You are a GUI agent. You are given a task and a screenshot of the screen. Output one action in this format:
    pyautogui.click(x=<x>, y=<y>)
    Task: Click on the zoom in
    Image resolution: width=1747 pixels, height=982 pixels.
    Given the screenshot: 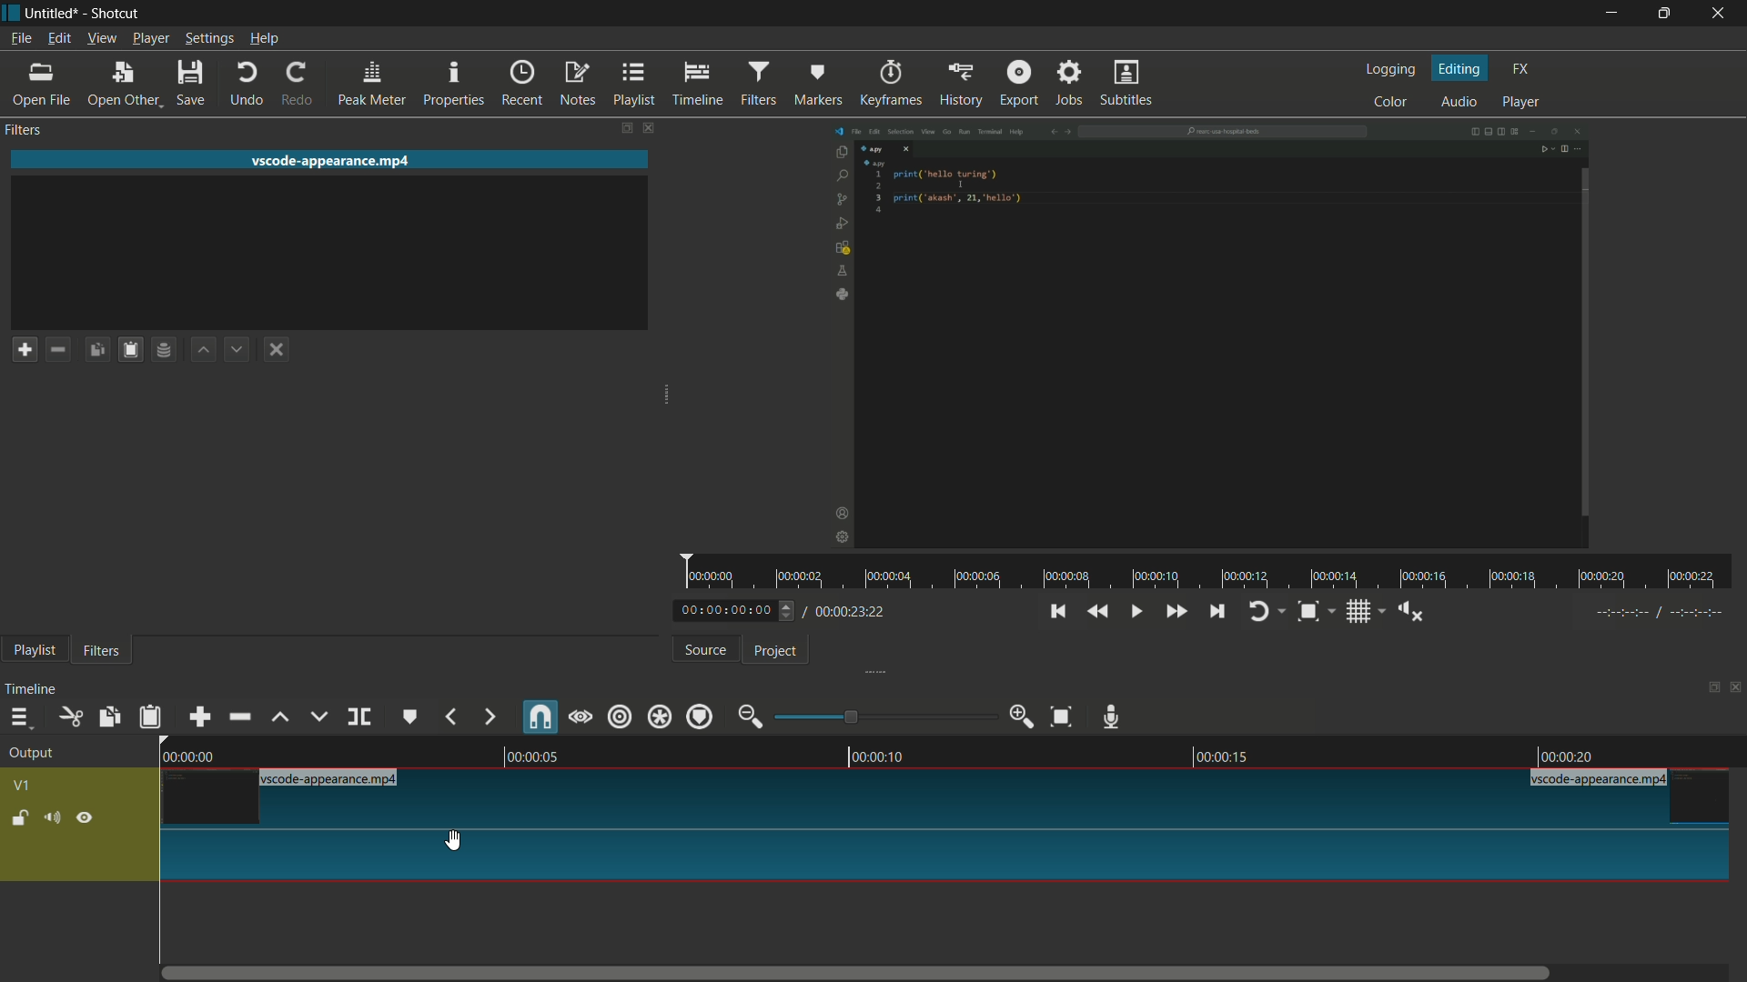 What is the action you would take?
    pyautogui.click(x=1023, y=716)
    